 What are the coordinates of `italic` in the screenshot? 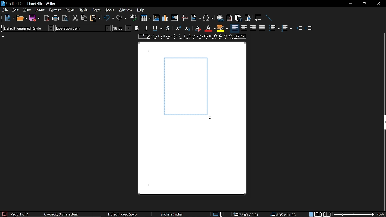 It's located at (145, 29).